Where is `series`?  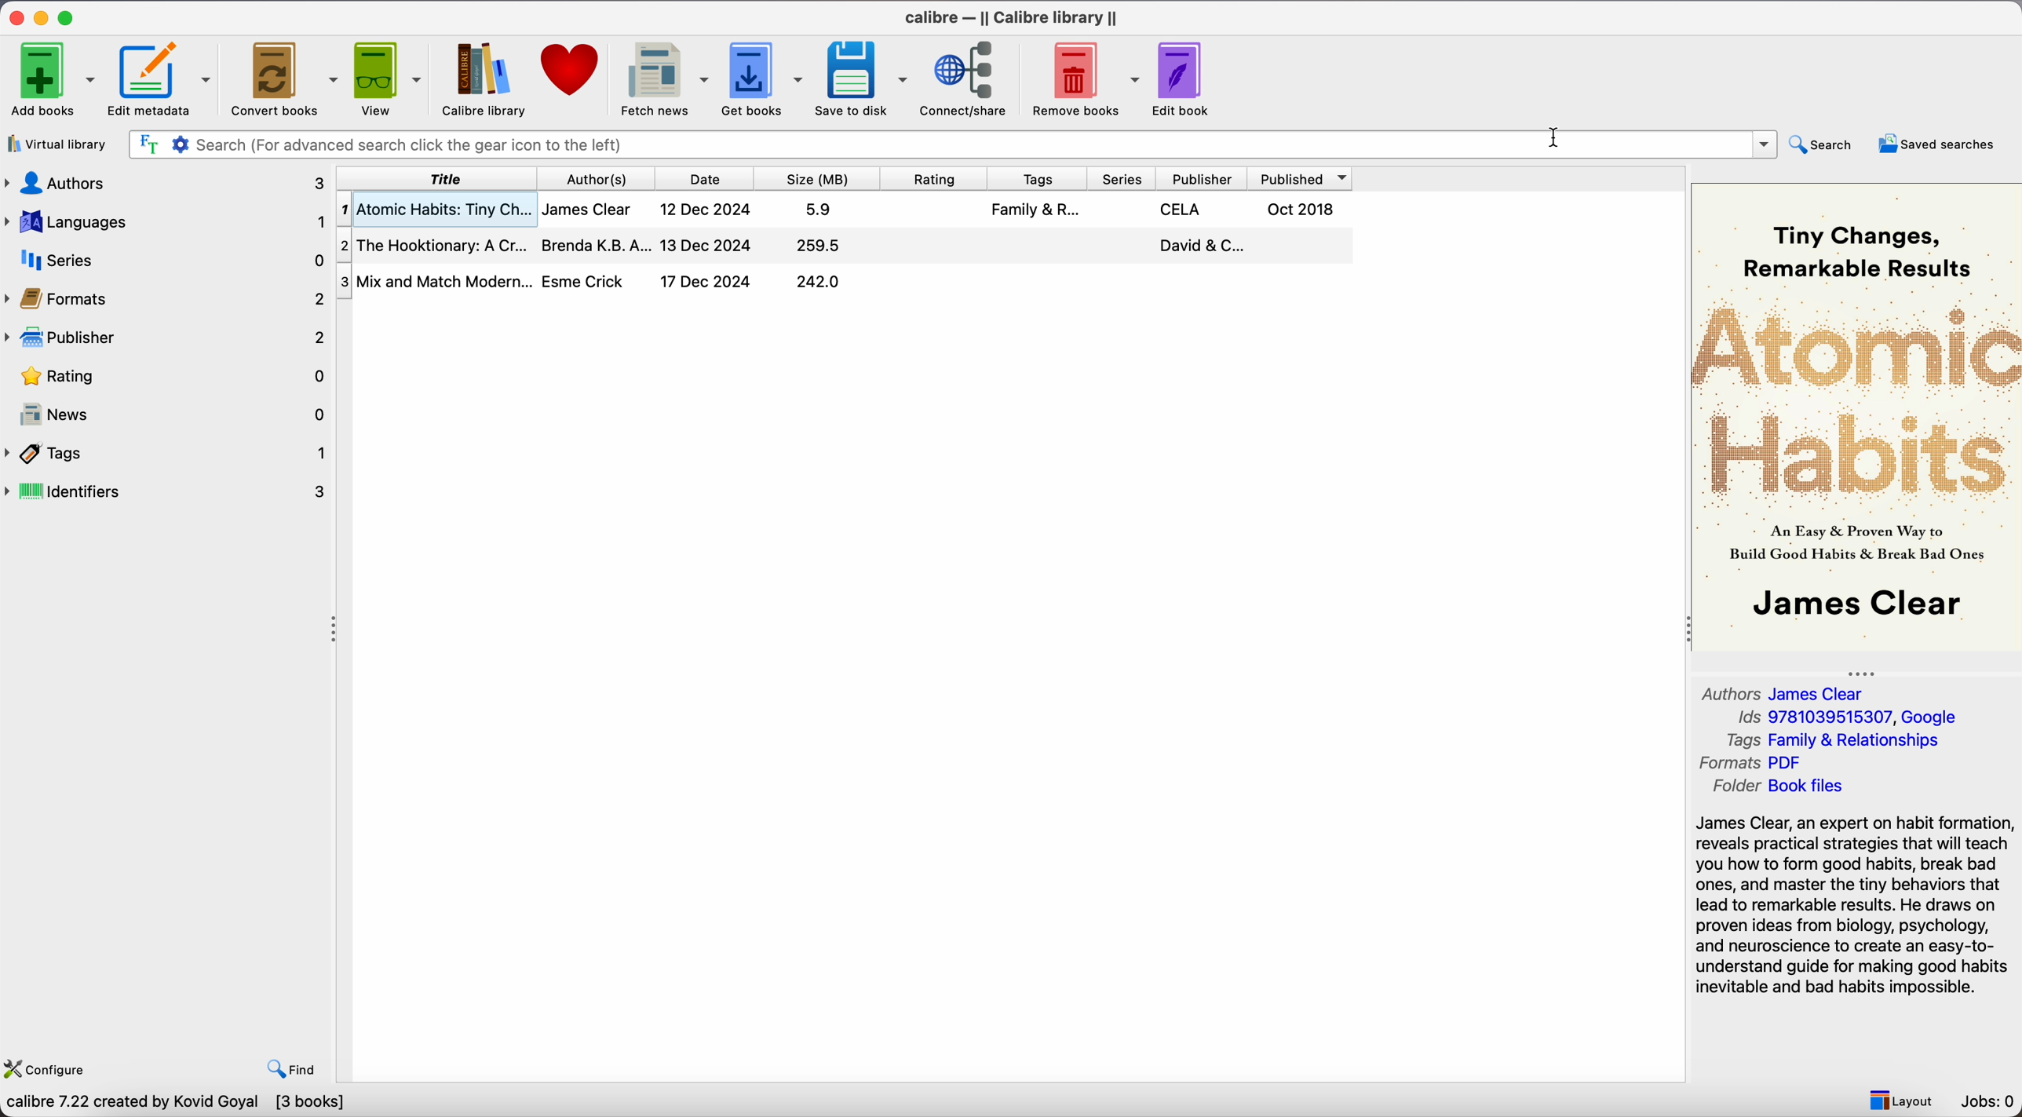
series is located at coordinates (1121, 178).